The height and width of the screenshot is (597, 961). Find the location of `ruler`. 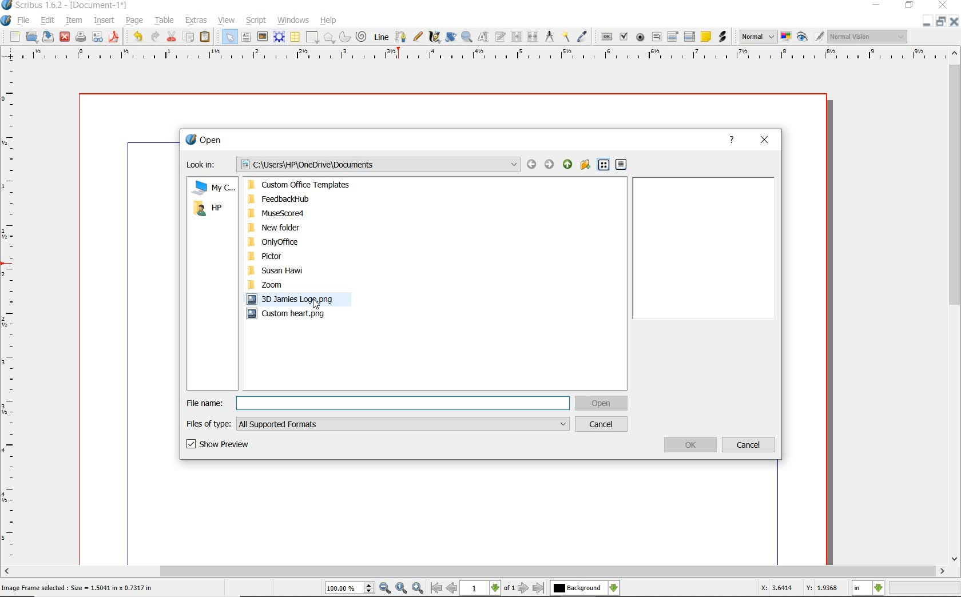

ruler is located at coordinates (11, 313).